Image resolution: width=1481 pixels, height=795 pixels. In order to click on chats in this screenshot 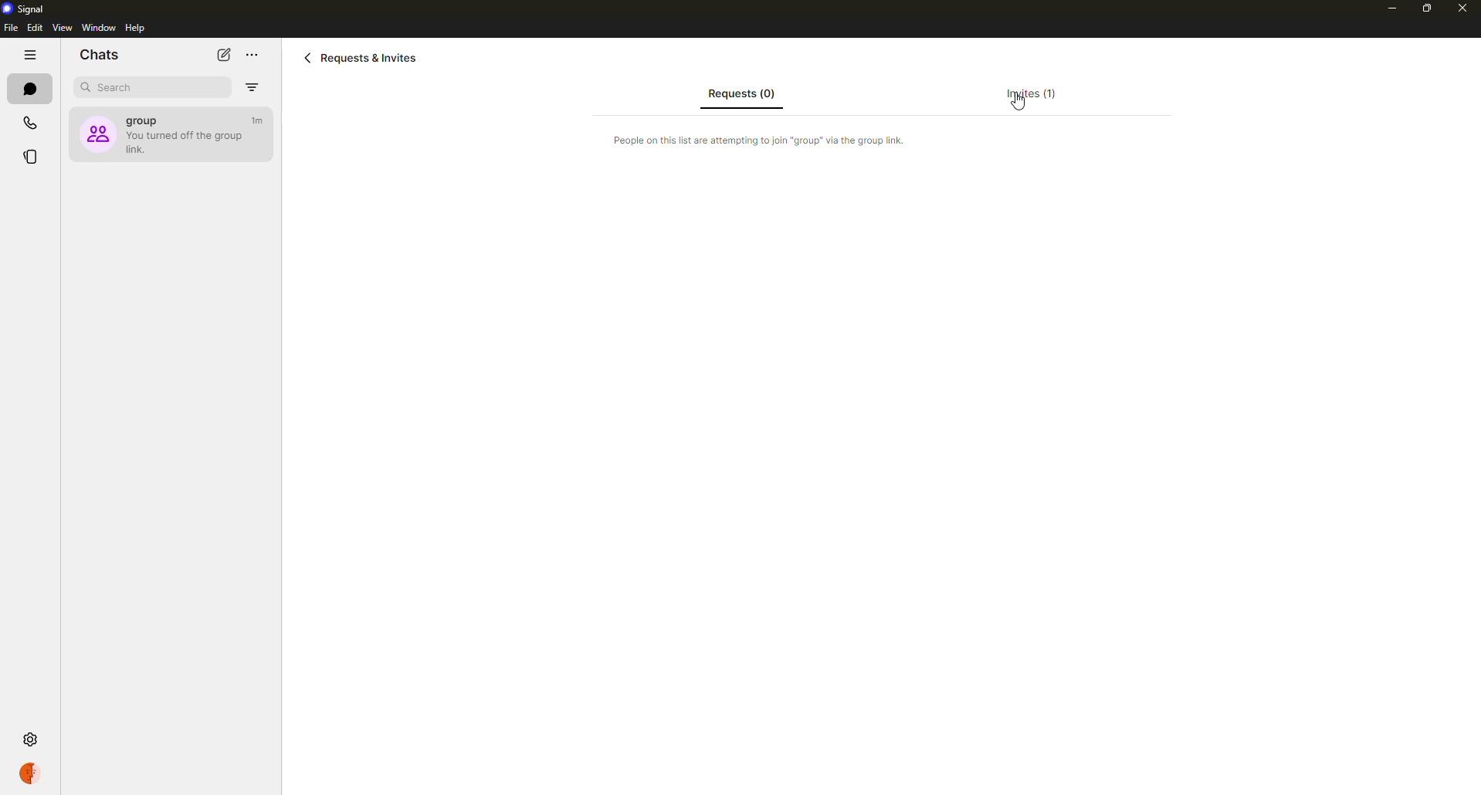, I will do `click(100, 55)`.